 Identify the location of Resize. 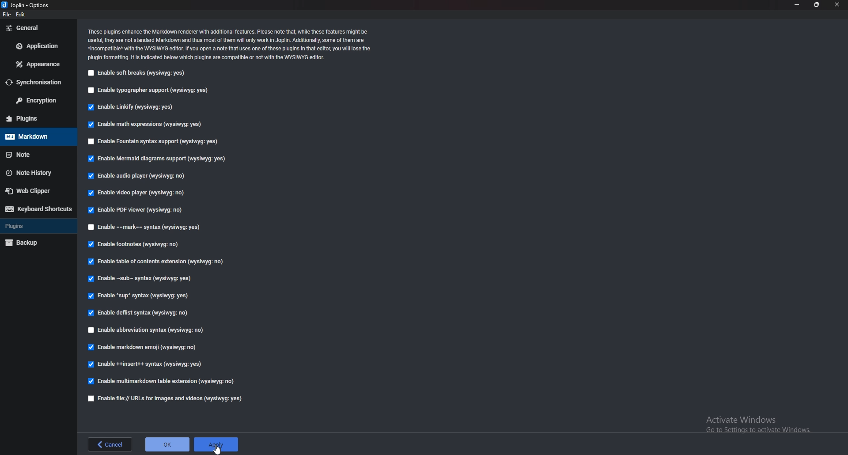
(817, 5).